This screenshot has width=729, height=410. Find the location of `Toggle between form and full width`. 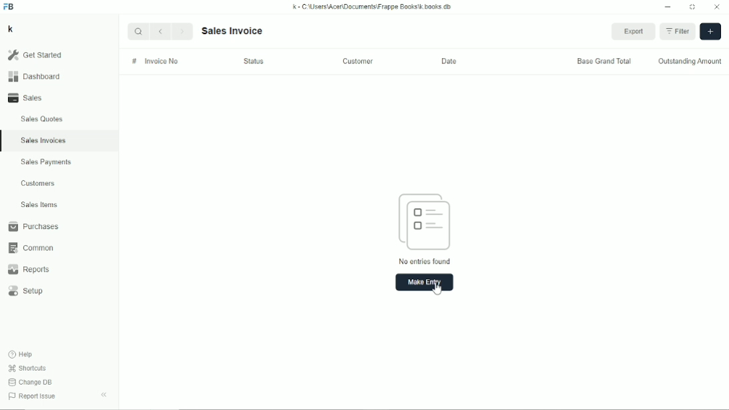

Toggle between form and full width is located at coordinates (693, 7).